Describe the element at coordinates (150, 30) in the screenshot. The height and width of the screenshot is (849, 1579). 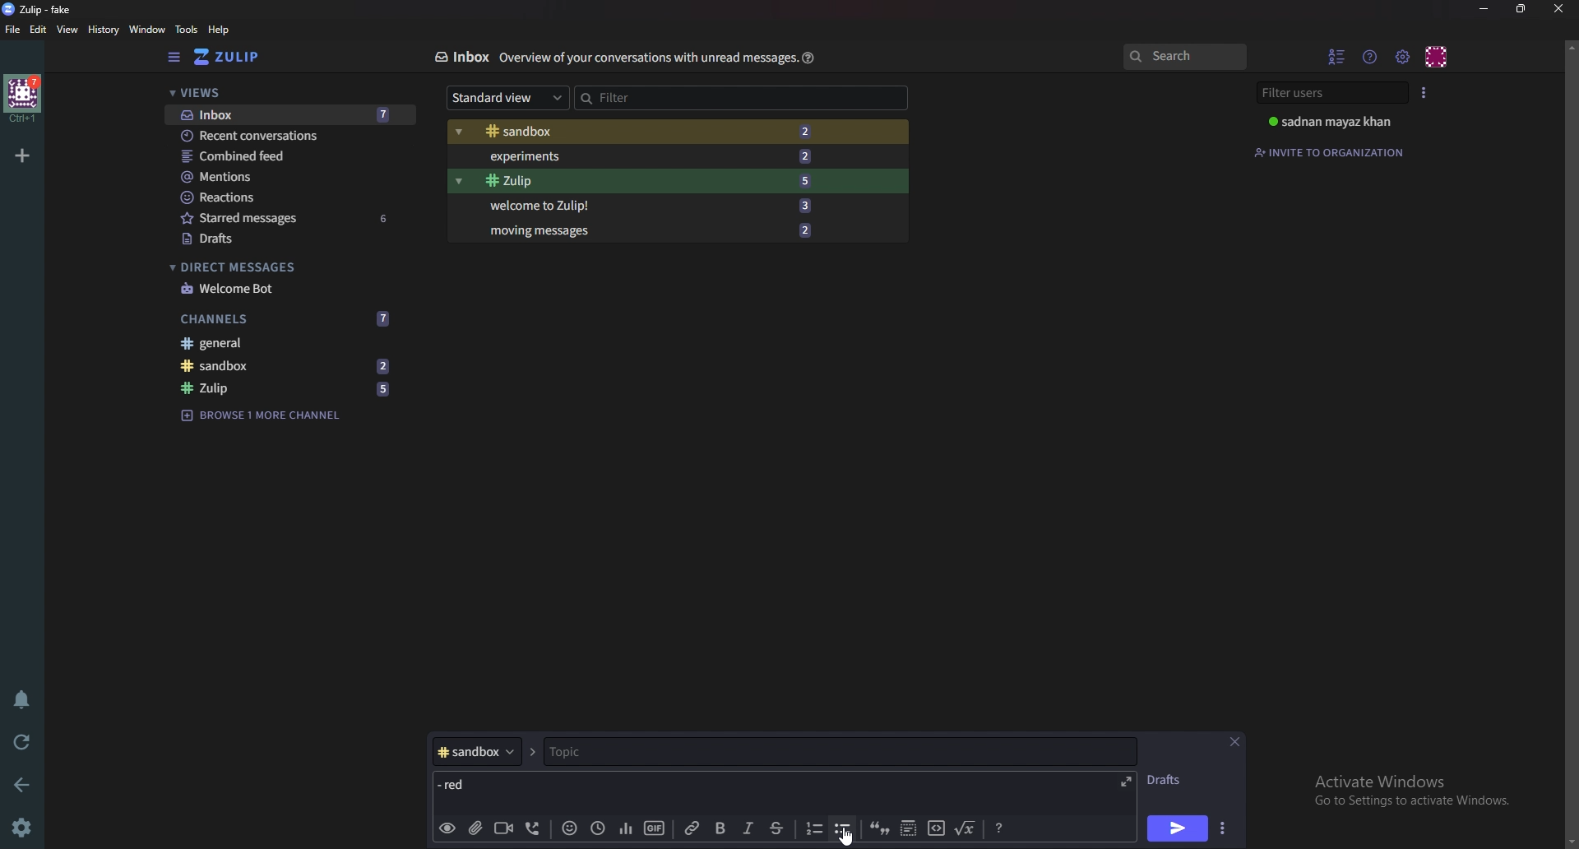
I see `Window` at that location.